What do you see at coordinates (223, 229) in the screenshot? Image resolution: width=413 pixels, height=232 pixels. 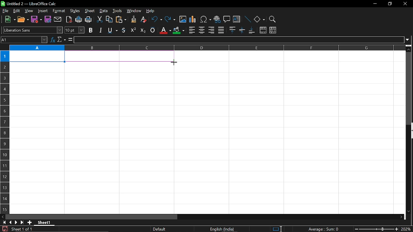 I see `English (India)` at bounding box center [223, 229].